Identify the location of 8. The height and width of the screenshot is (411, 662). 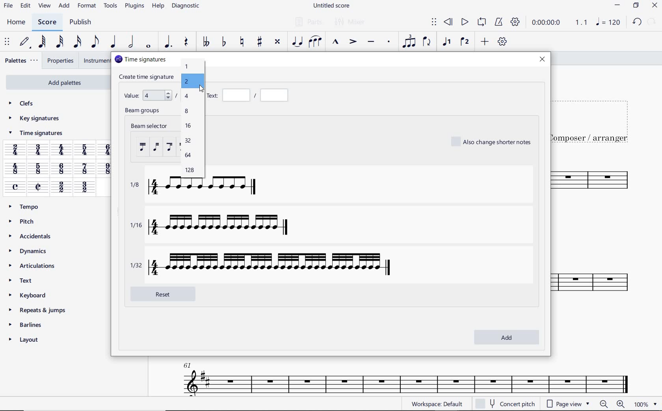
(188, 111).